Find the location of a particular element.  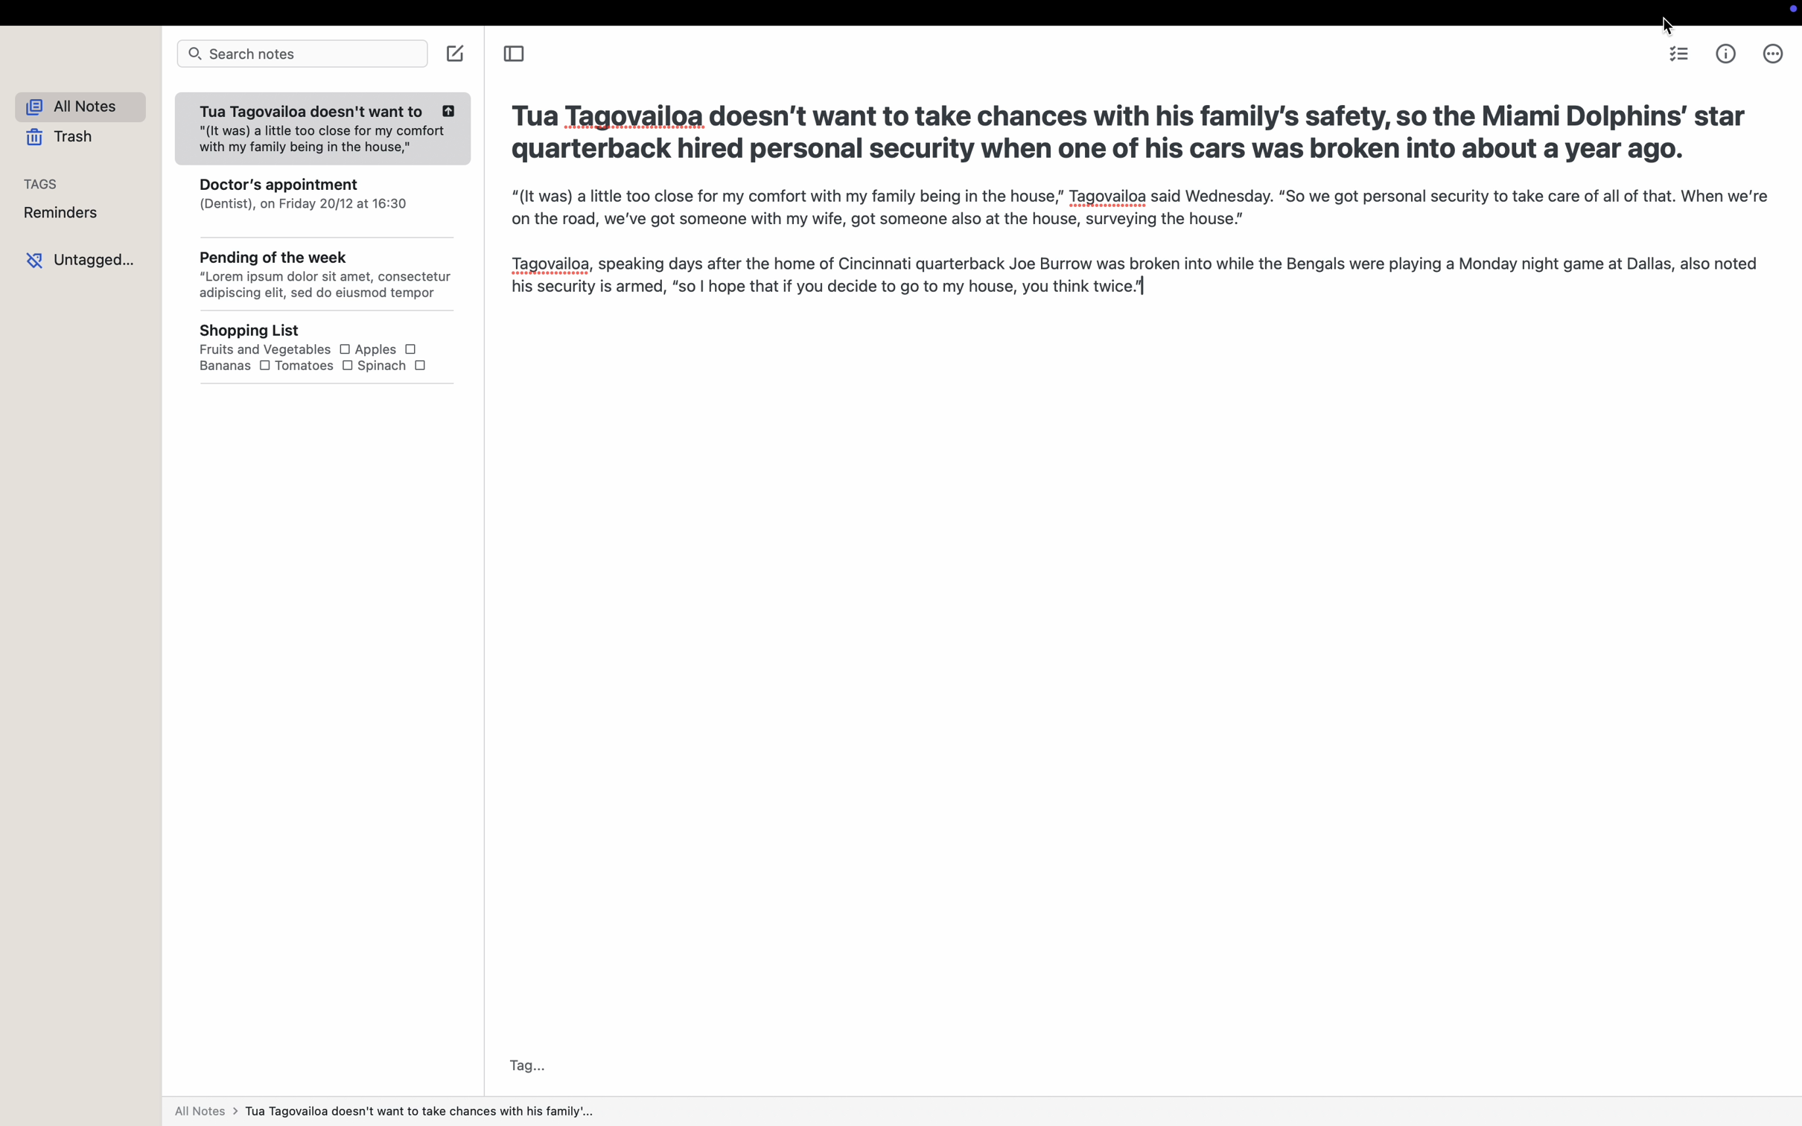

trash is located at coordinates (63, 139).